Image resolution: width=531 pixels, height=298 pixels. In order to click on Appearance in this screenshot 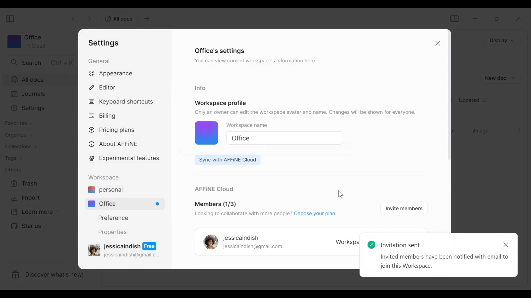, I will do `click(113, 74)`.